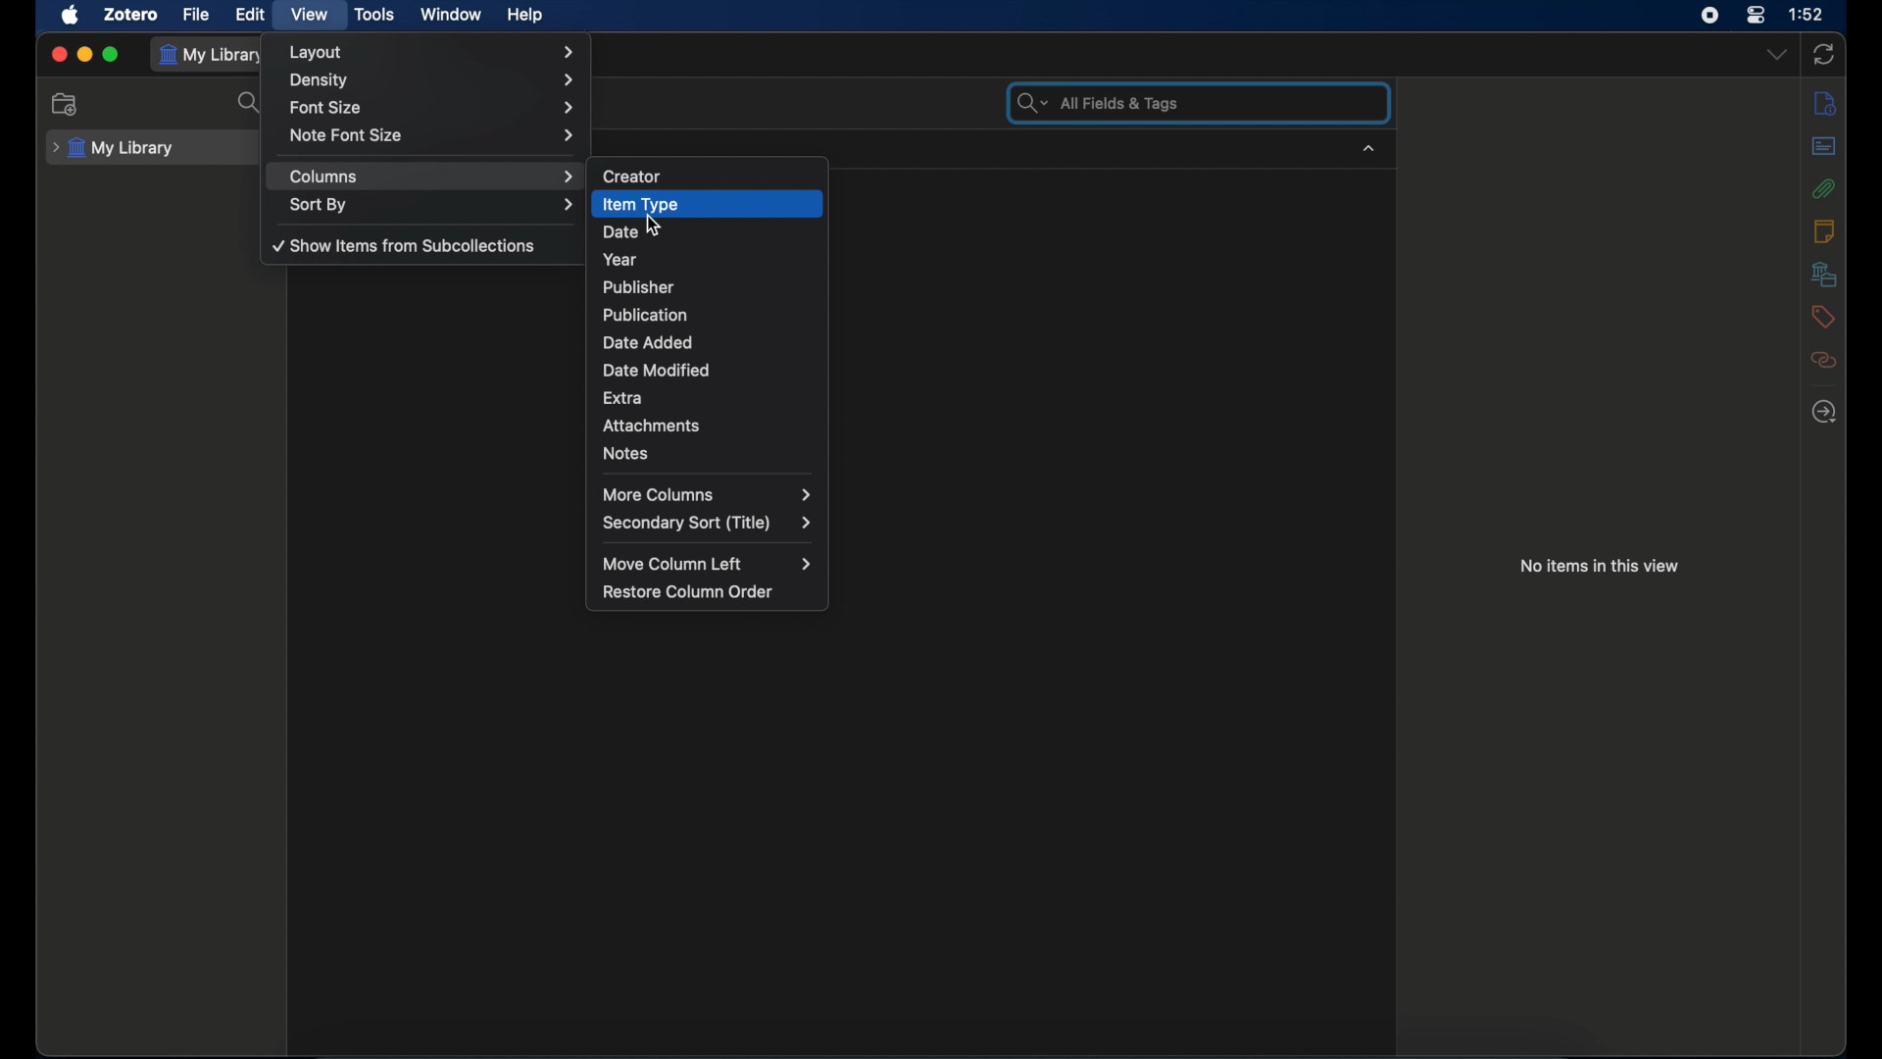 Image resolution: width=1882 pixels, height=1059 pixels. Describe the element at coordinates (713, 565) in the screenshot. I see `move column left menu` at that location.